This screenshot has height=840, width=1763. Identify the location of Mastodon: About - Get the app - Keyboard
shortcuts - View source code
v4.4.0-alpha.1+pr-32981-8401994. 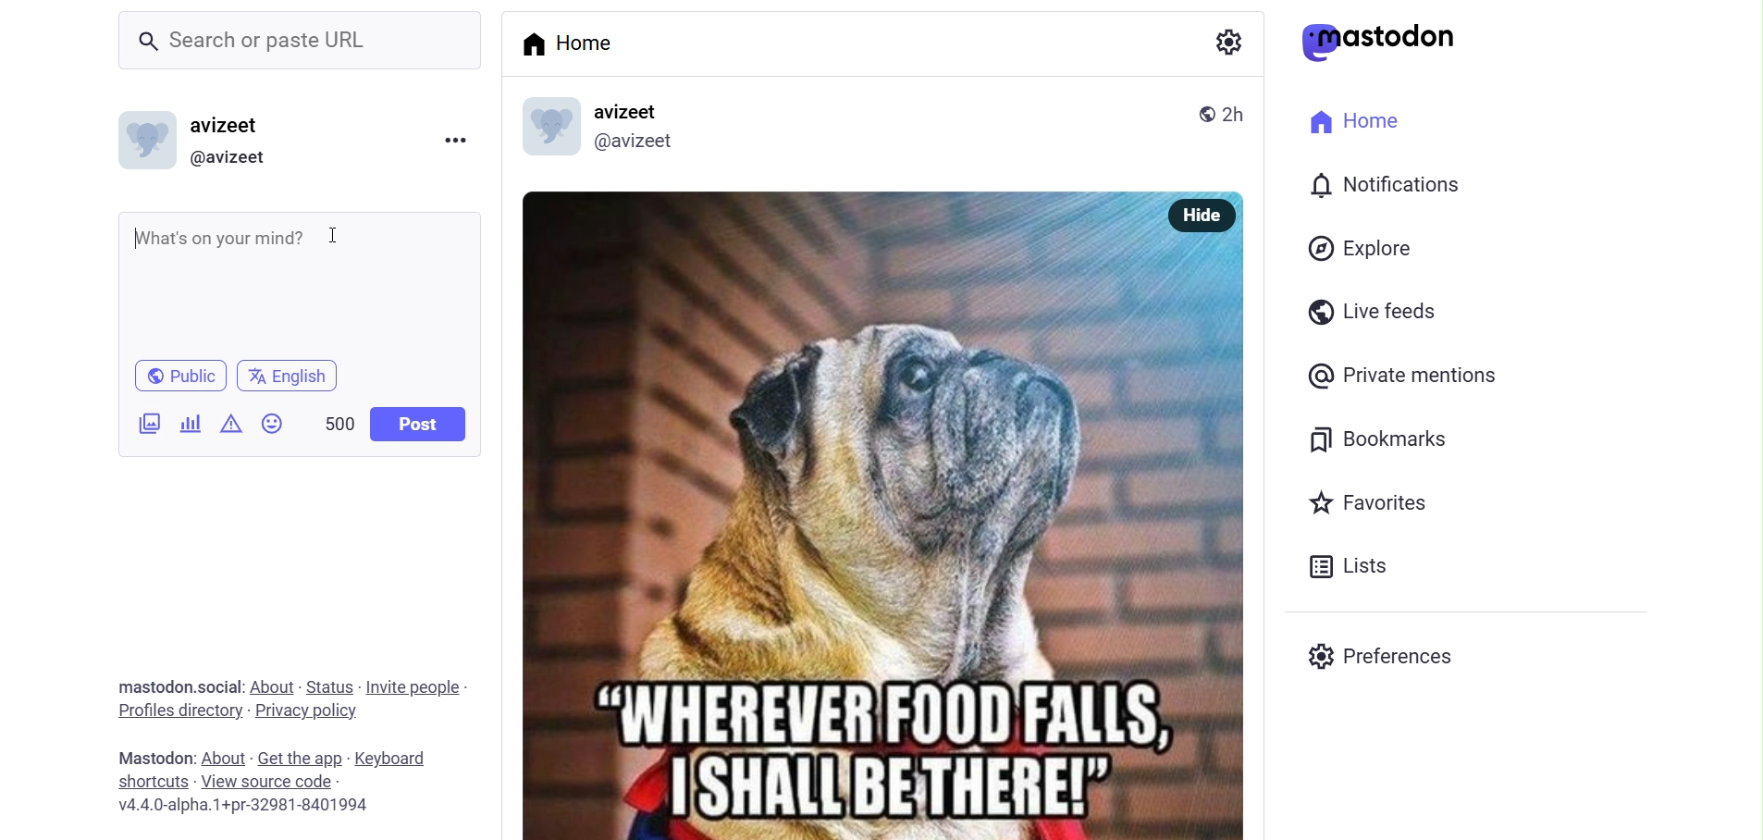
(275, 780).